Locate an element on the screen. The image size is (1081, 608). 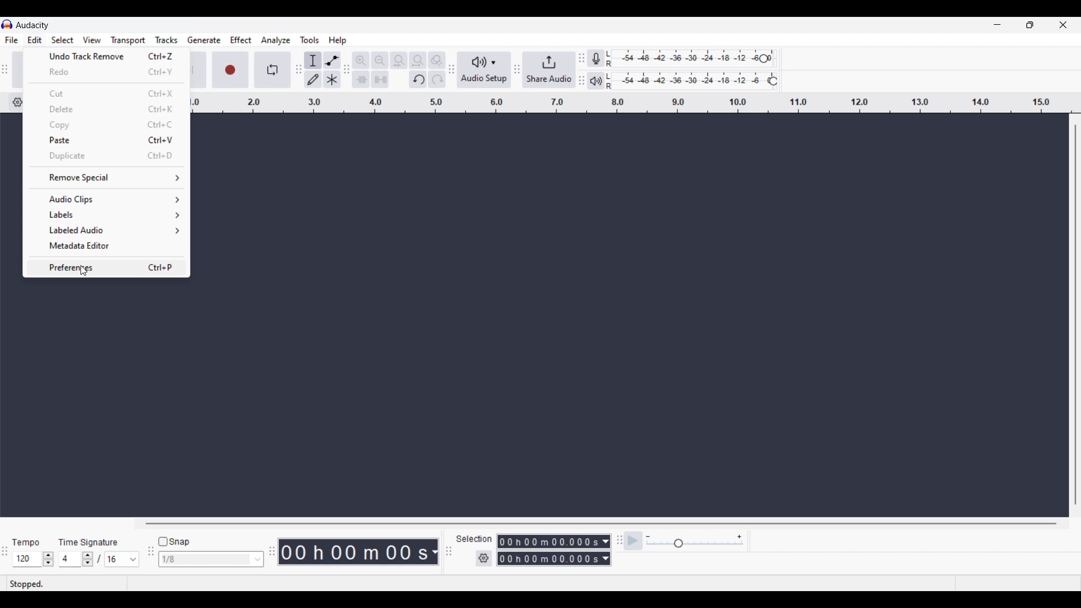
View menu is located at coordinates (92, 40).